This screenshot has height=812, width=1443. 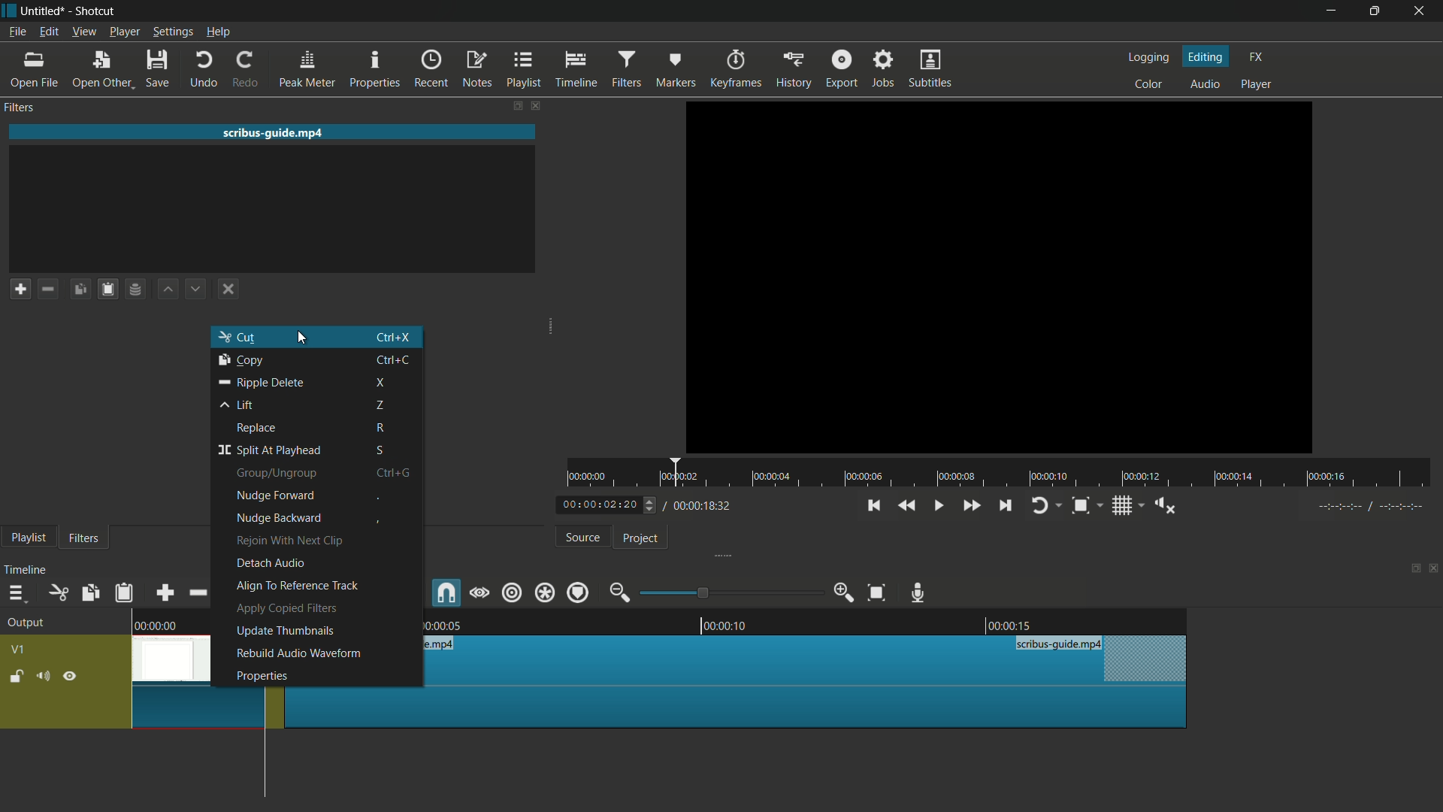 What do you see at coordinates (675, 70) in the screenshot?
I see `markers` at bounding box center [675, 70].